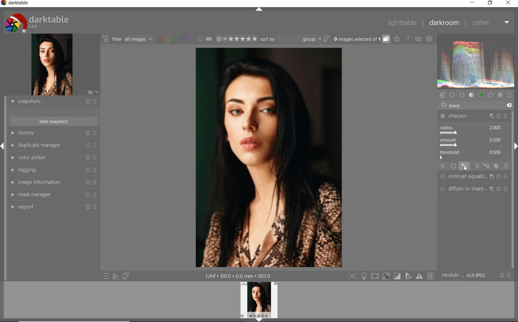 The width and height of the screenshot is (518, 322). Describe the element at coordinates (476, 60) in the screenshot. I see `Preview color` at that location.